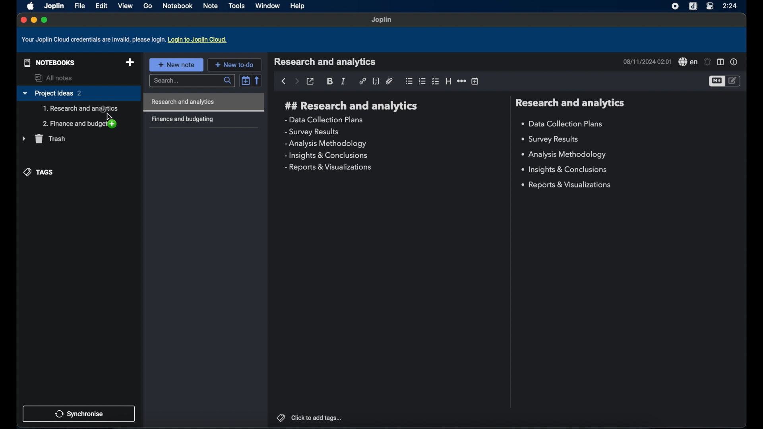 The width and height of the screenshot is (763, 429). What do you see at coordinates (178, 6) in the screenshot?
I see `notebook` at bounding box center [178, 6].